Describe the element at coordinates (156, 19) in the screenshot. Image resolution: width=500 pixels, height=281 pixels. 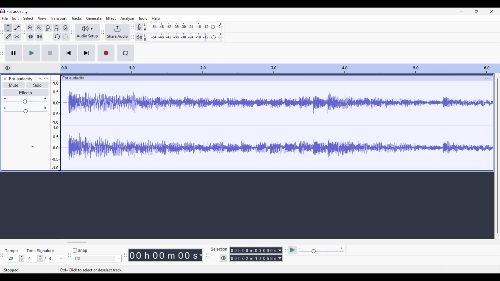
I see `Help` at that location.